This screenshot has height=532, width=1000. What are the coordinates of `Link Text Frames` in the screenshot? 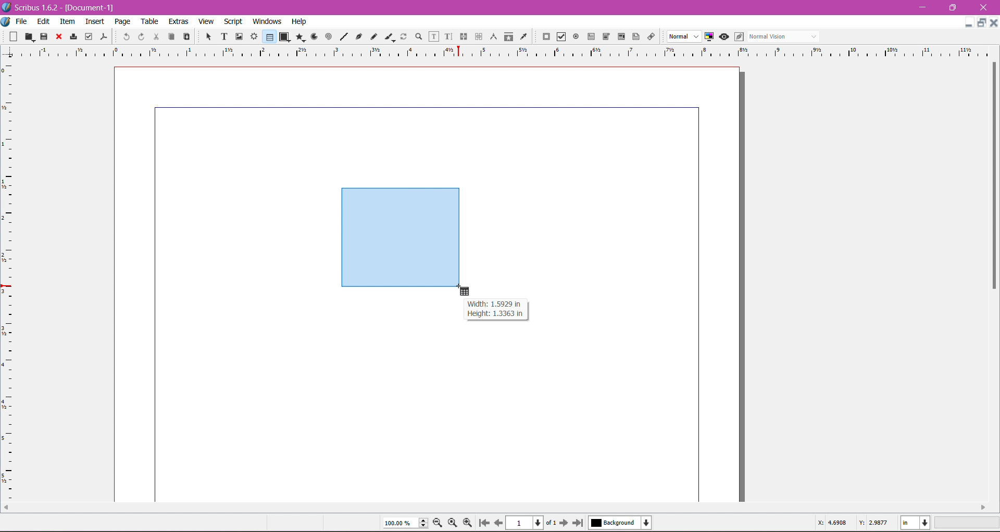 It's located at (463, 36).